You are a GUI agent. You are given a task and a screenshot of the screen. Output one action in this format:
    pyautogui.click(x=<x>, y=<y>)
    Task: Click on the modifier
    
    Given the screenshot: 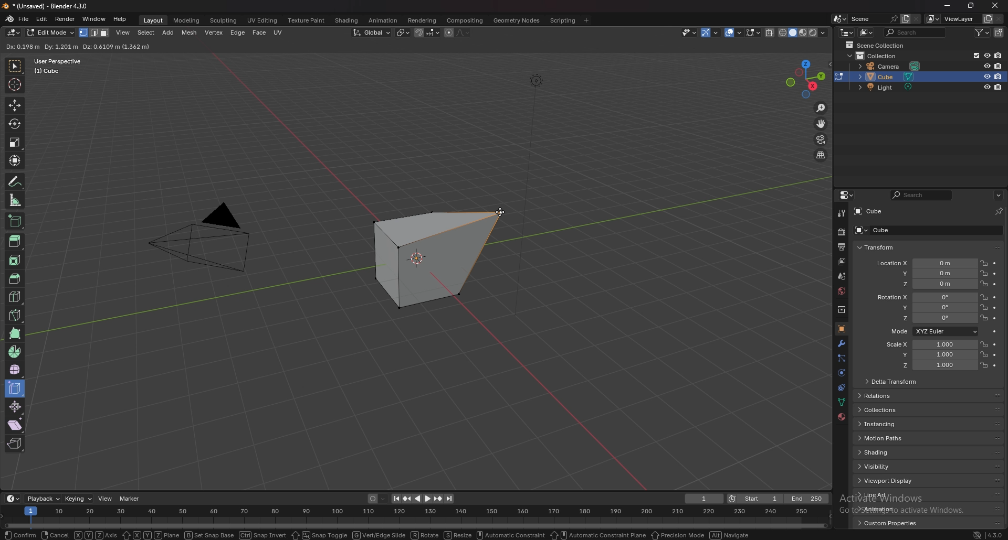 What is the action you would take?
    pyautogui.click(x=843, y=343)
    